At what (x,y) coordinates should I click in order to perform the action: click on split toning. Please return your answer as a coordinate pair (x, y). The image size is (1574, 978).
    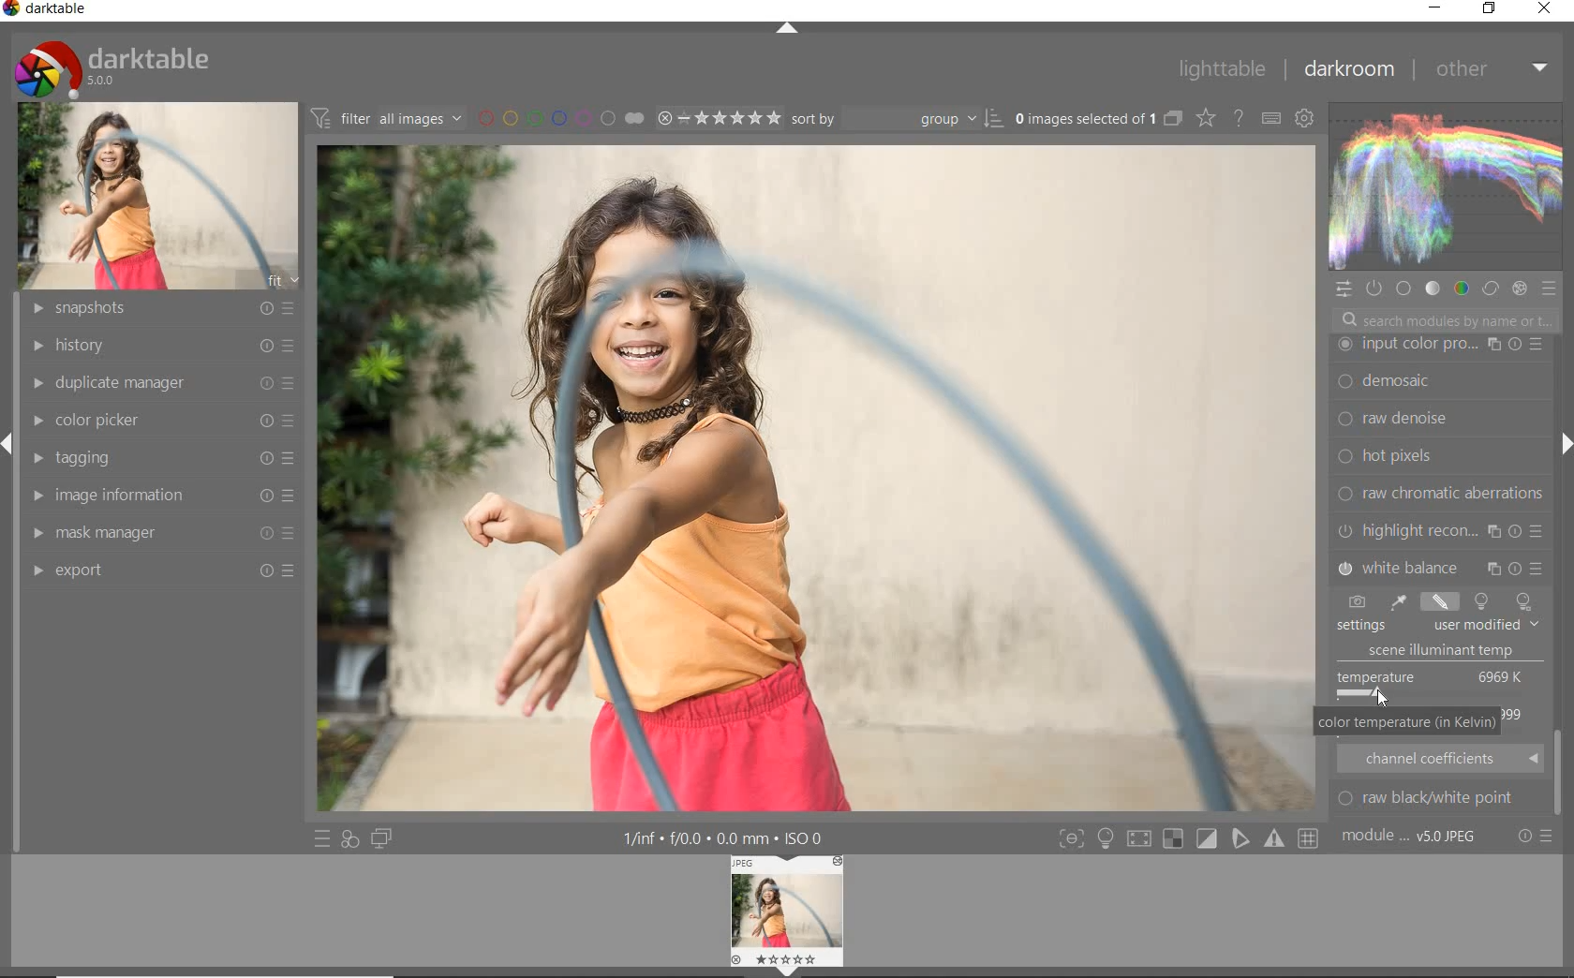
    Looking at the image, I should click on (1441, 566).